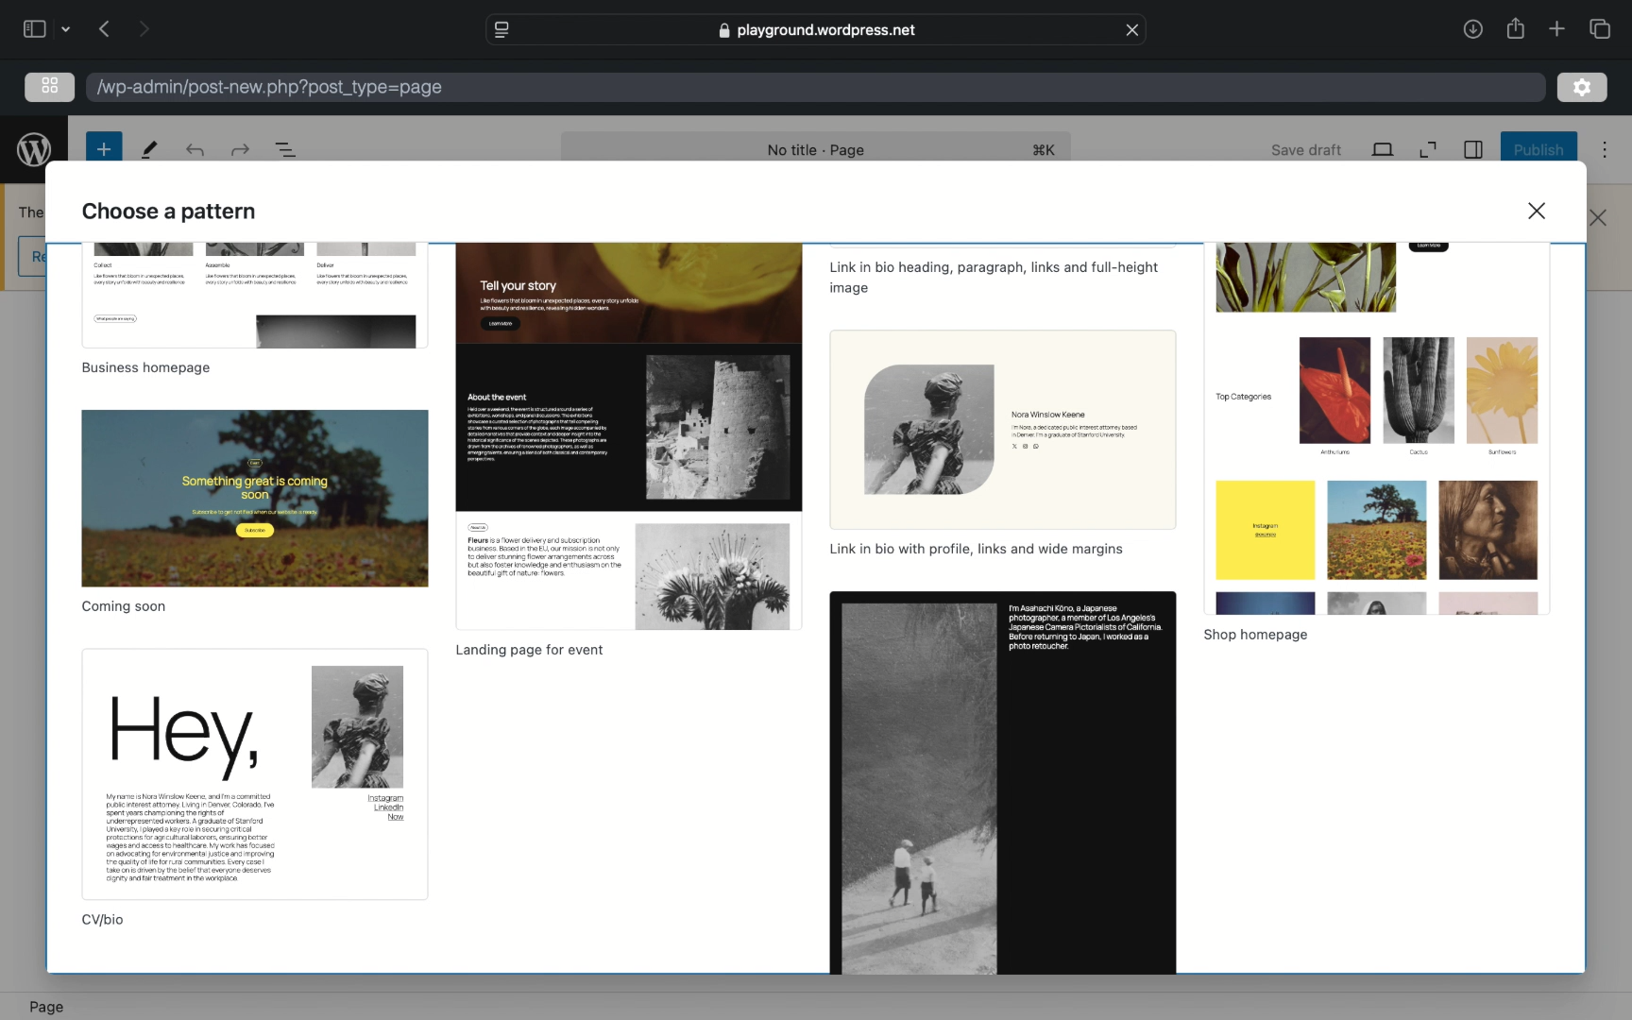 The height and width of the screenshot is (1020, 1632). What do you see at coordinates (1471, 150) in the screenshot?
I see `sidebar` at bounding box center [1471, 150].